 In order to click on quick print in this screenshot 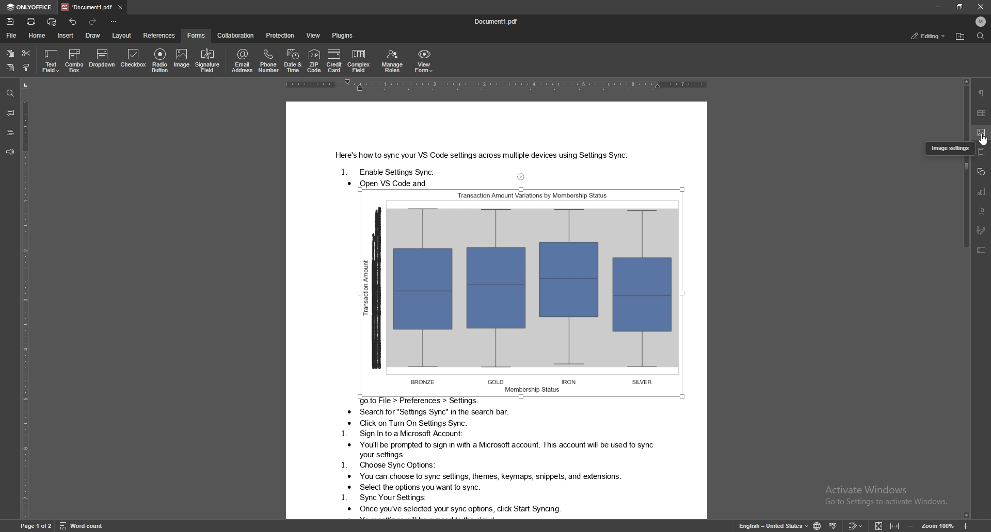, I will do `click(52, 21)`.